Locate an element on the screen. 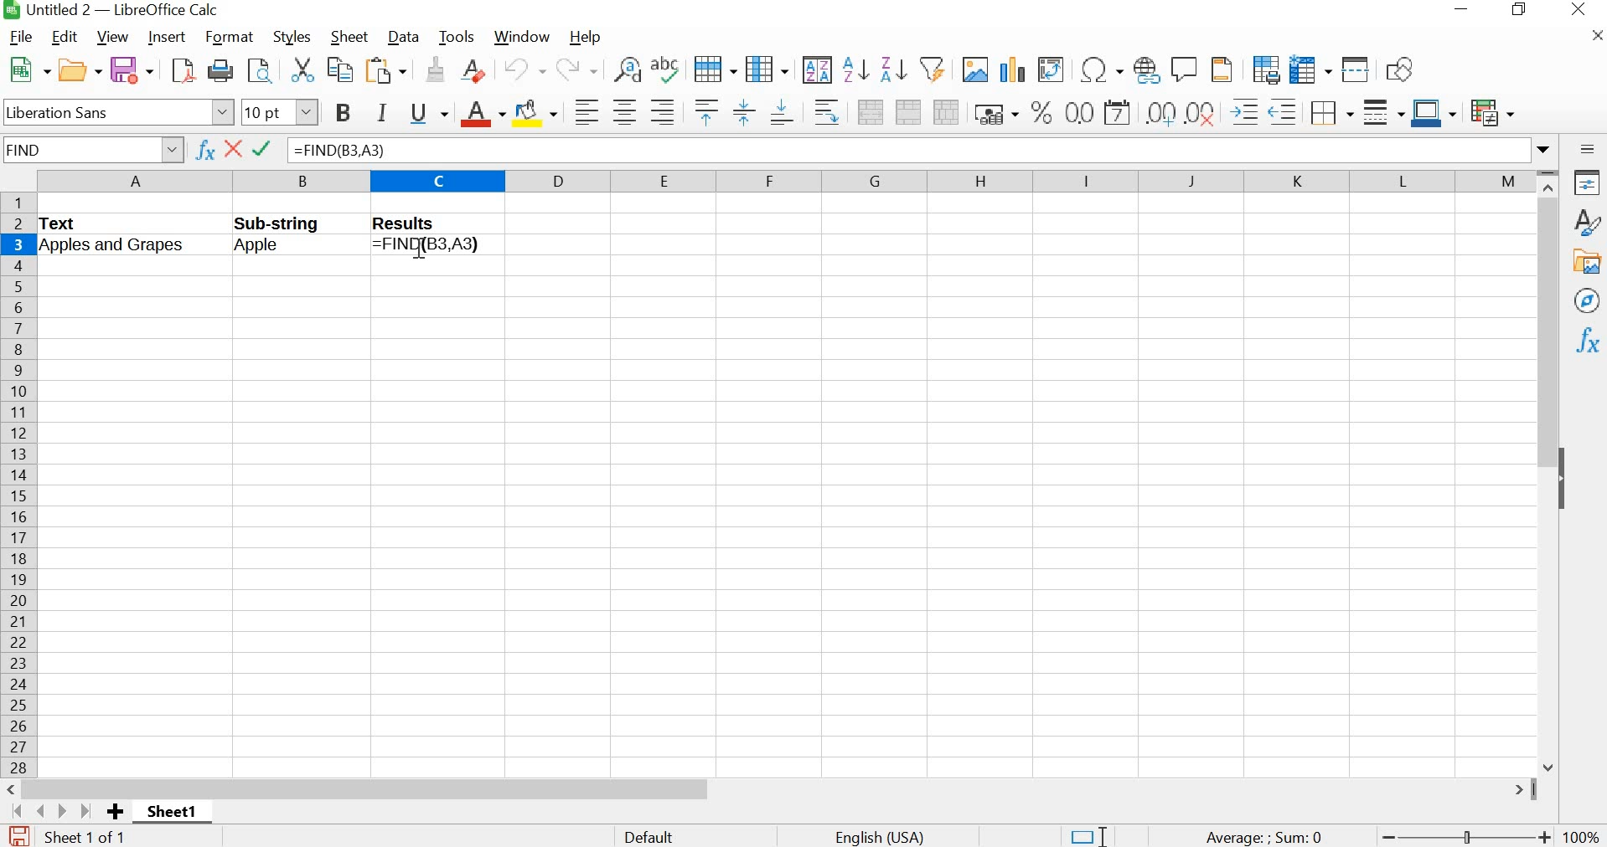 This screenshot has height=847, width=1607. insert hyperlink is located at coordinates (1145, 69).